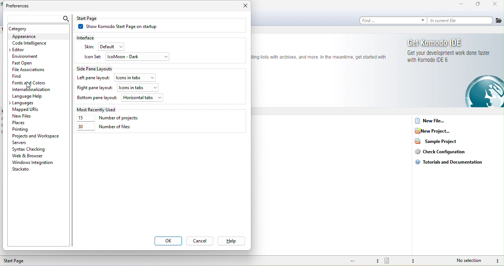  Describe the element at coordinates (475, 4) in the screenshot. I see `maximize` at that location.